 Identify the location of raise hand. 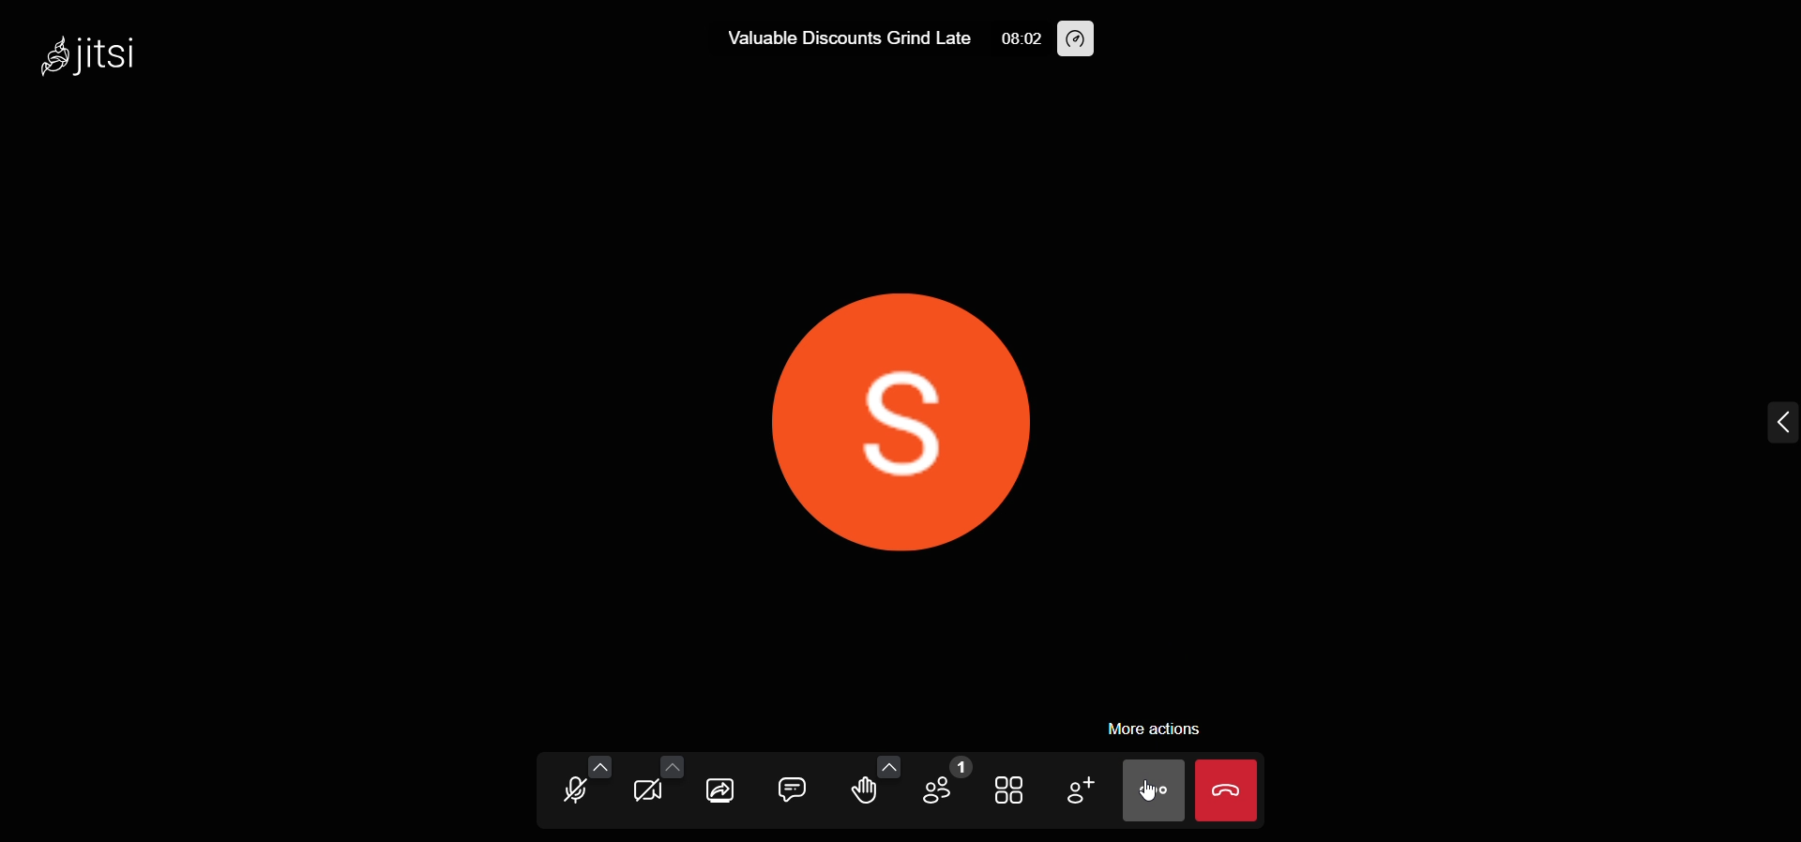
(866, 794).